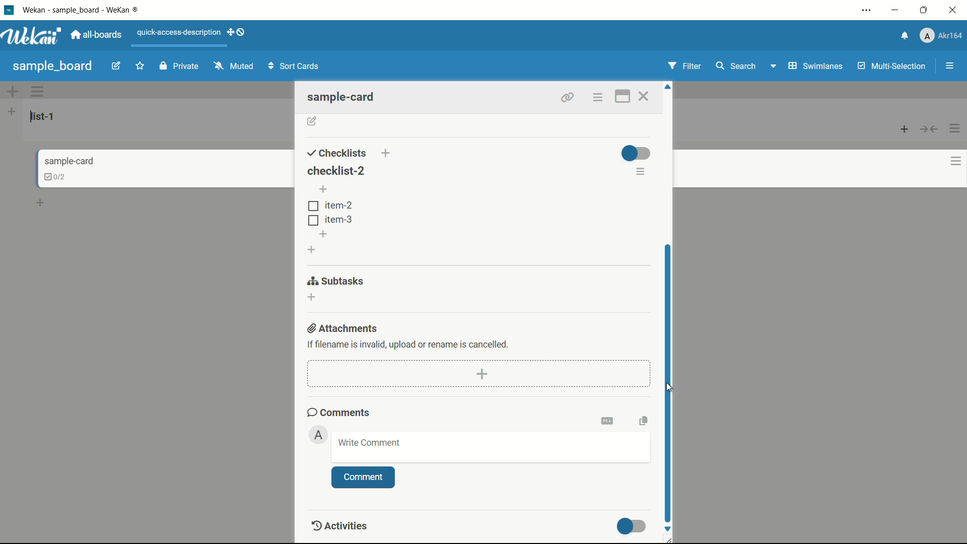 The width and height of the screenshot is (967, 544). Describe the element at coordinates (335, 170) in the screenshot. I see `checklist-2` at that location.